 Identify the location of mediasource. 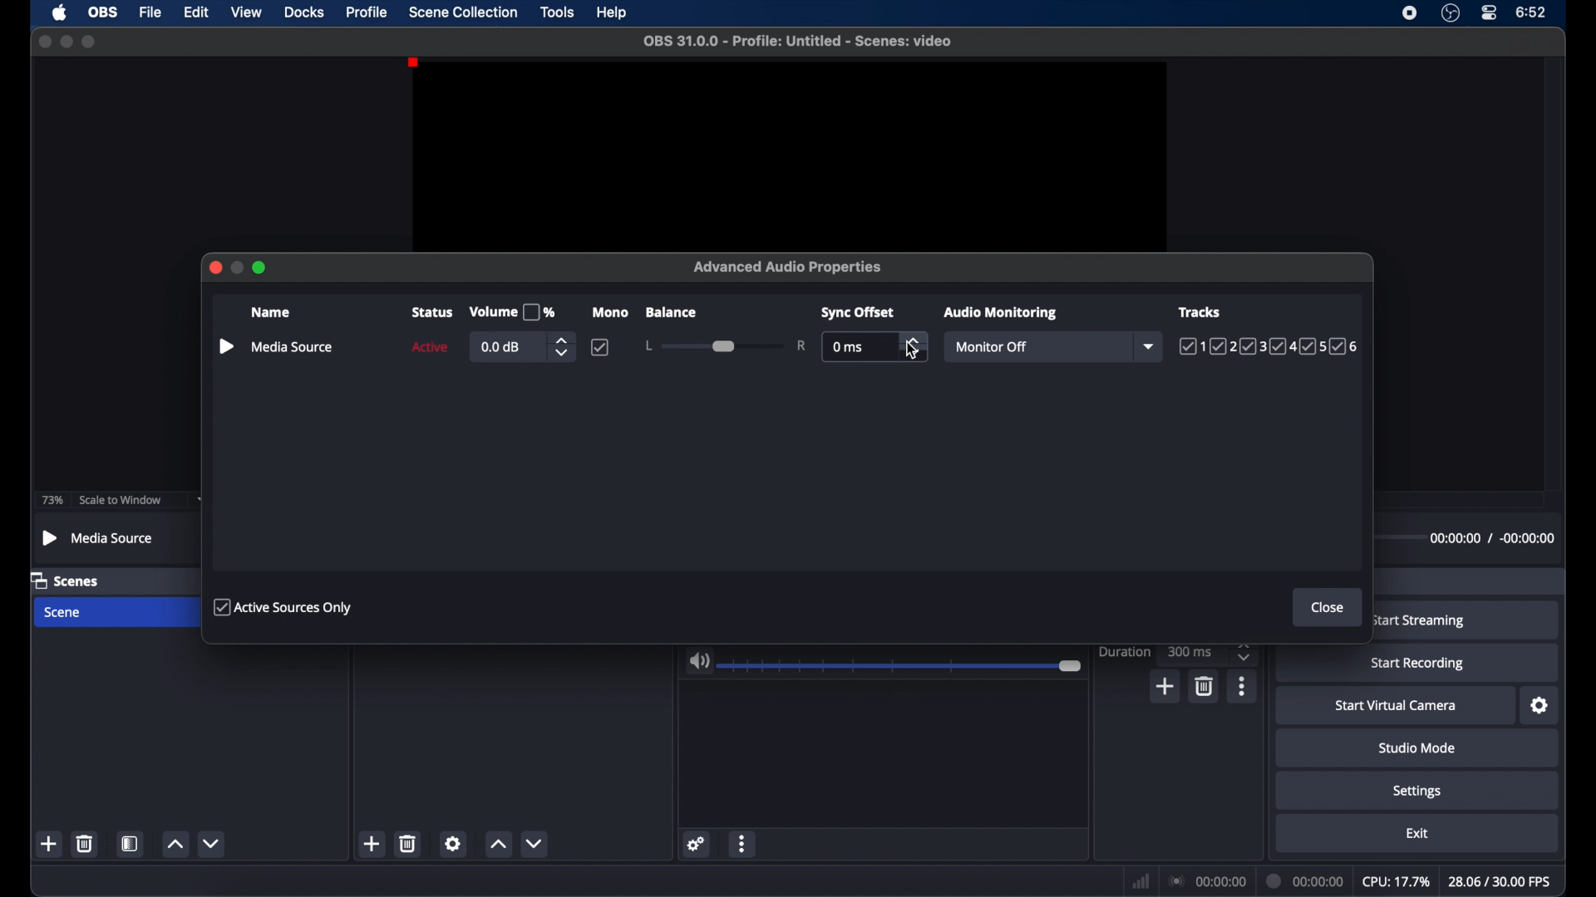
(290, 347).